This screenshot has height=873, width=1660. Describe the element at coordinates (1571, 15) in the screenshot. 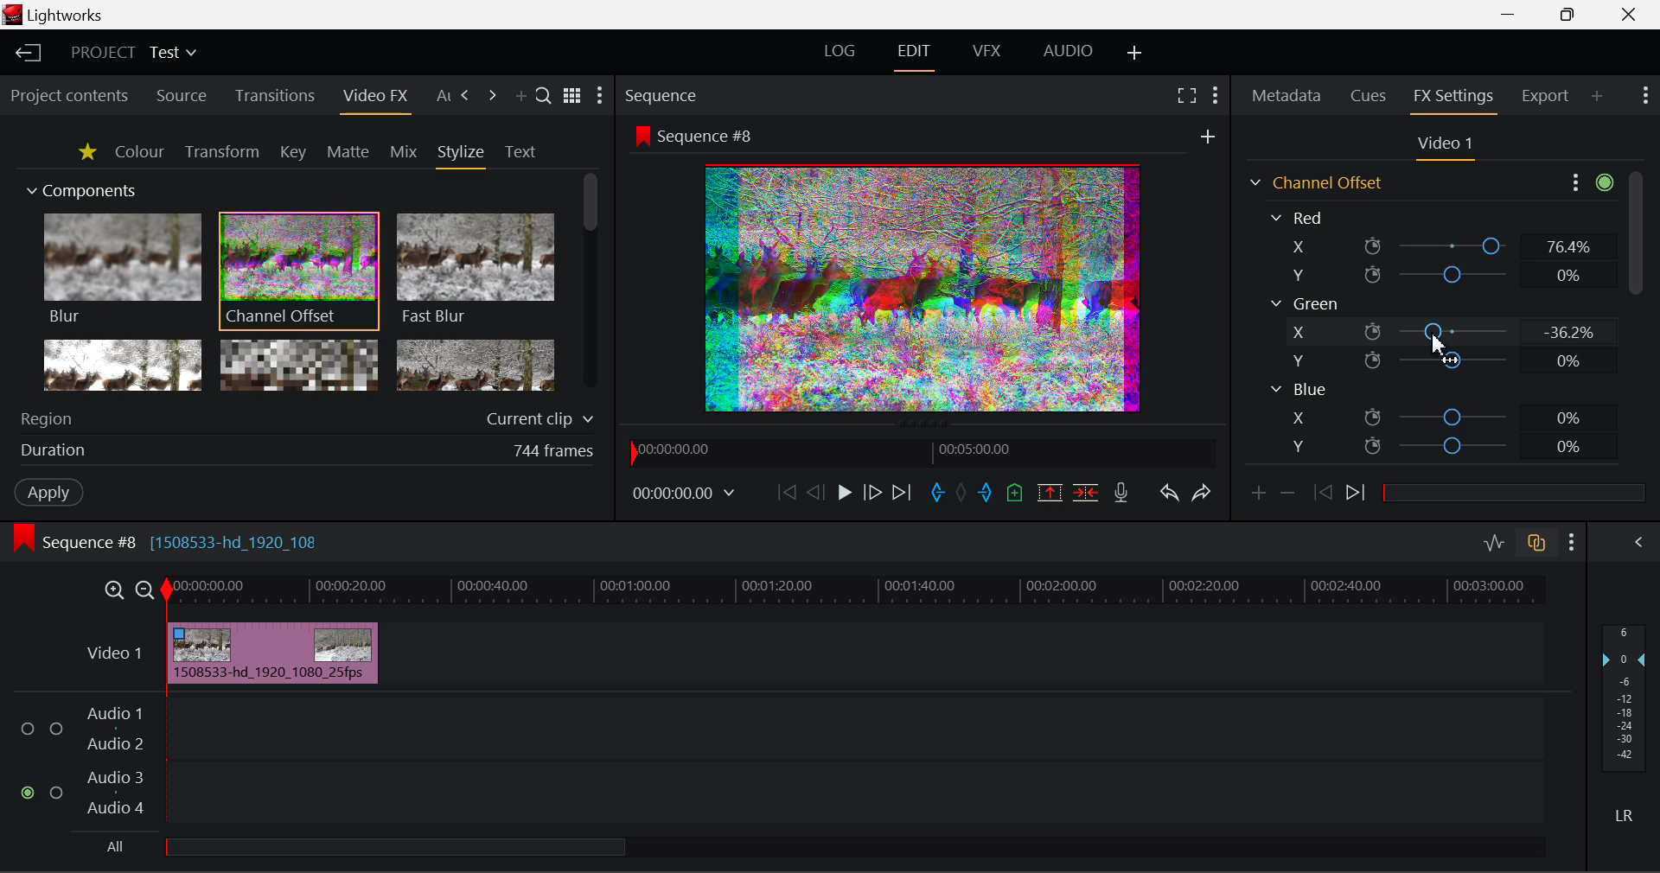

I see `Minimize` at that location.